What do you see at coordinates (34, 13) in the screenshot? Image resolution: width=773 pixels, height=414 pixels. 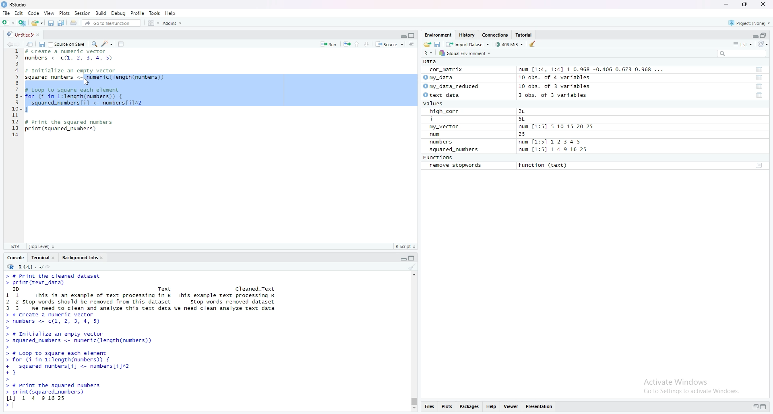 I see `Code` at bounding box center [34, 13].